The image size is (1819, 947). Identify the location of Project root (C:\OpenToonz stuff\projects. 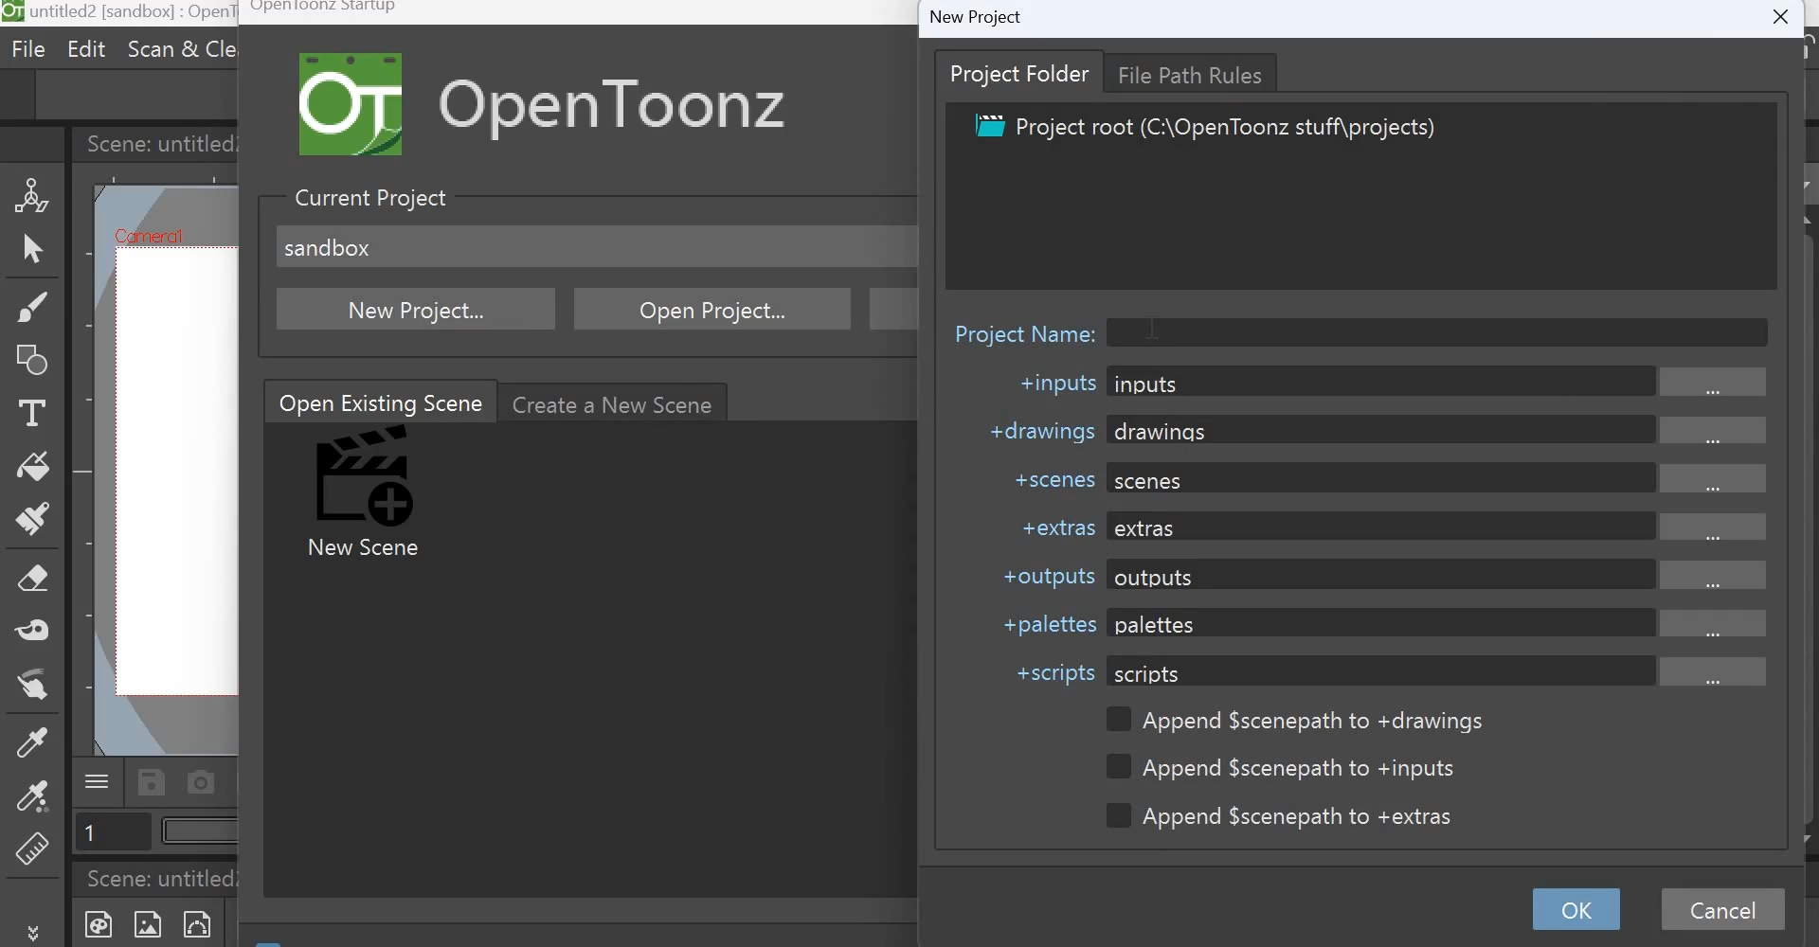
(1203, 129).